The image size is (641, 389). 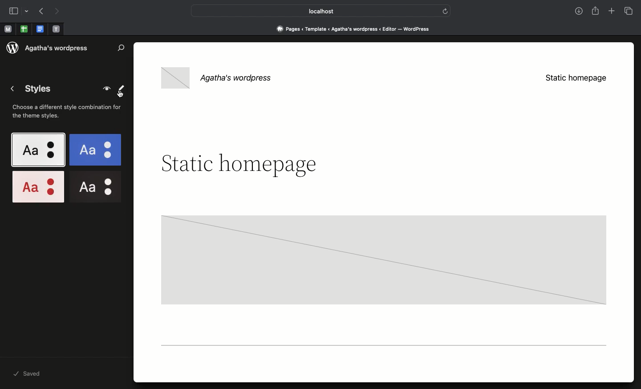 I want to click on Add new tab, so click(x=613, y=12).